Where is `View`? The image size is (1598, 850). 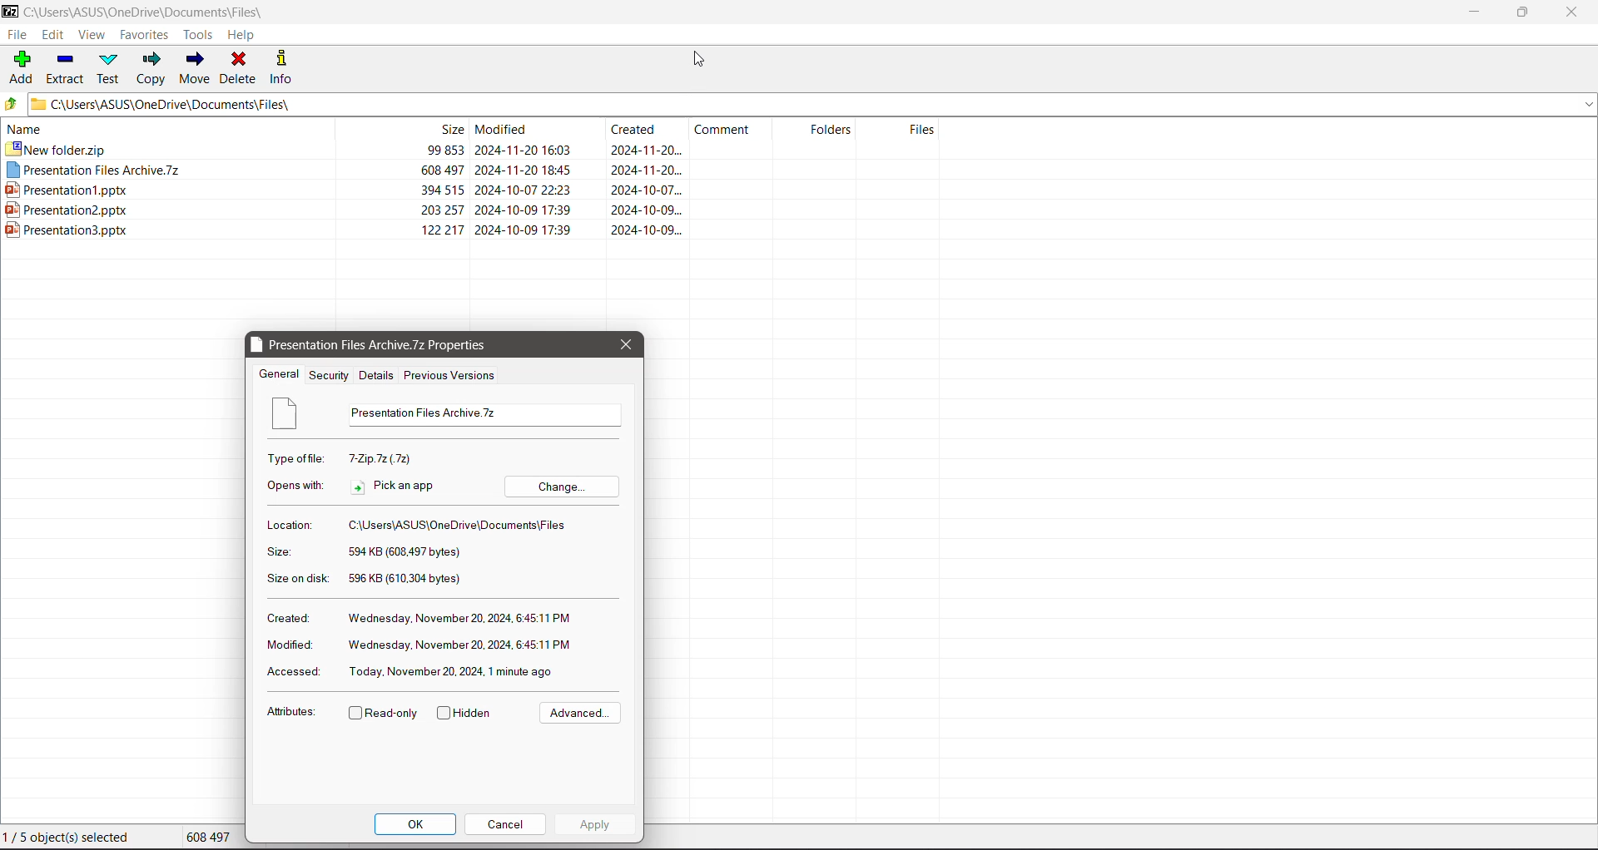
View is located at coordinates (91, 35).